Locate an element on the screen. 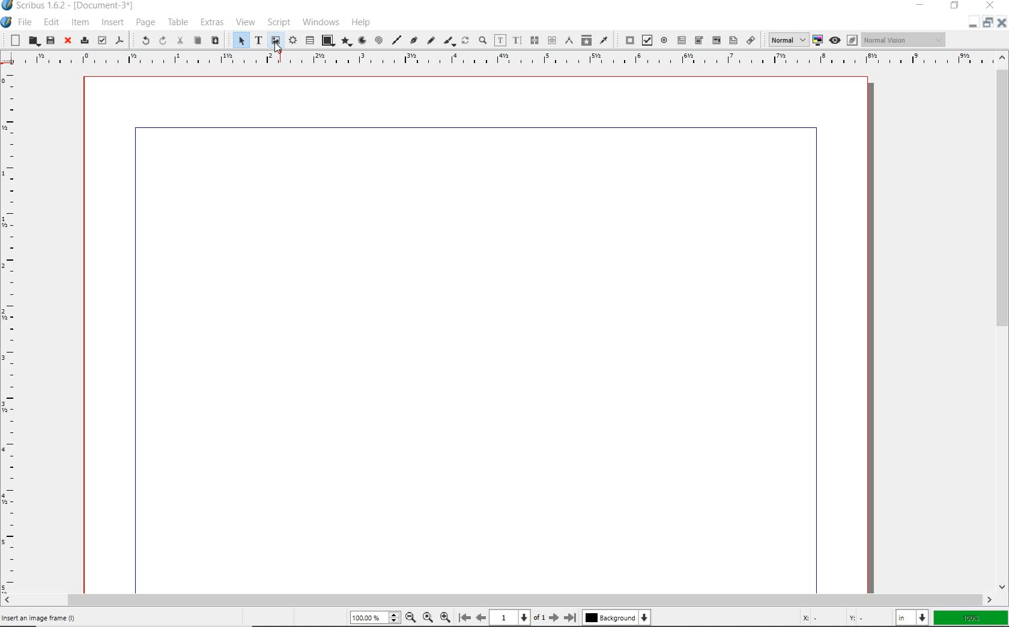 This screenshot has width=1009, height=627. current page is located at coordinates (518, 618).